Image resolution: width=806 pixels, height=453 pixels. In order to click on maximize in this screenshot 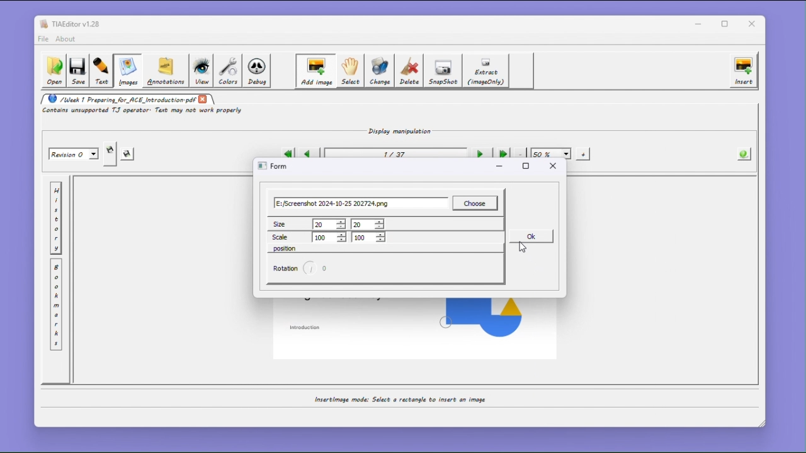, I will do `click(526, 166)`.